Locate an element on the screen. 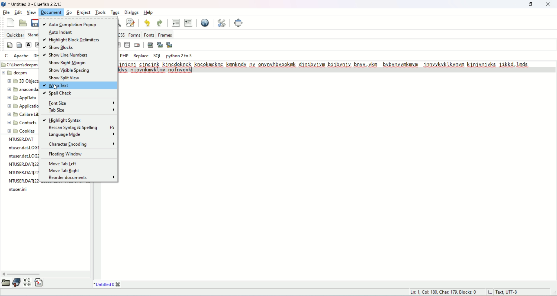 The height and width of the screenshot is (296, 557). reorder documents is located at coordinates (81, 178).